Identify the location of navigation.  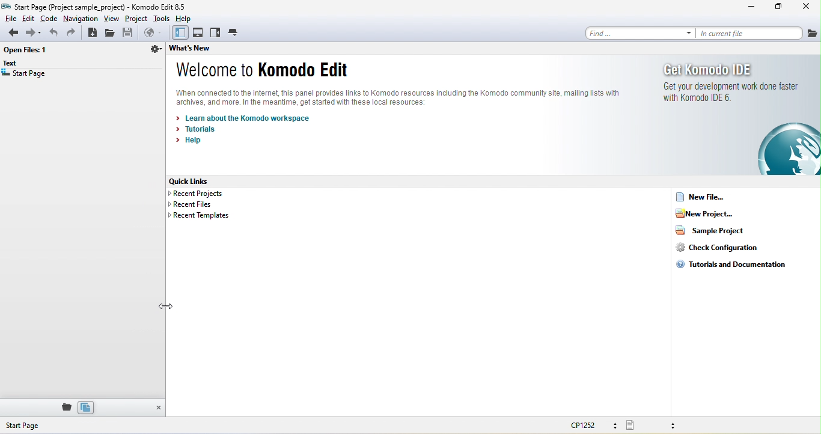
(81, 18).